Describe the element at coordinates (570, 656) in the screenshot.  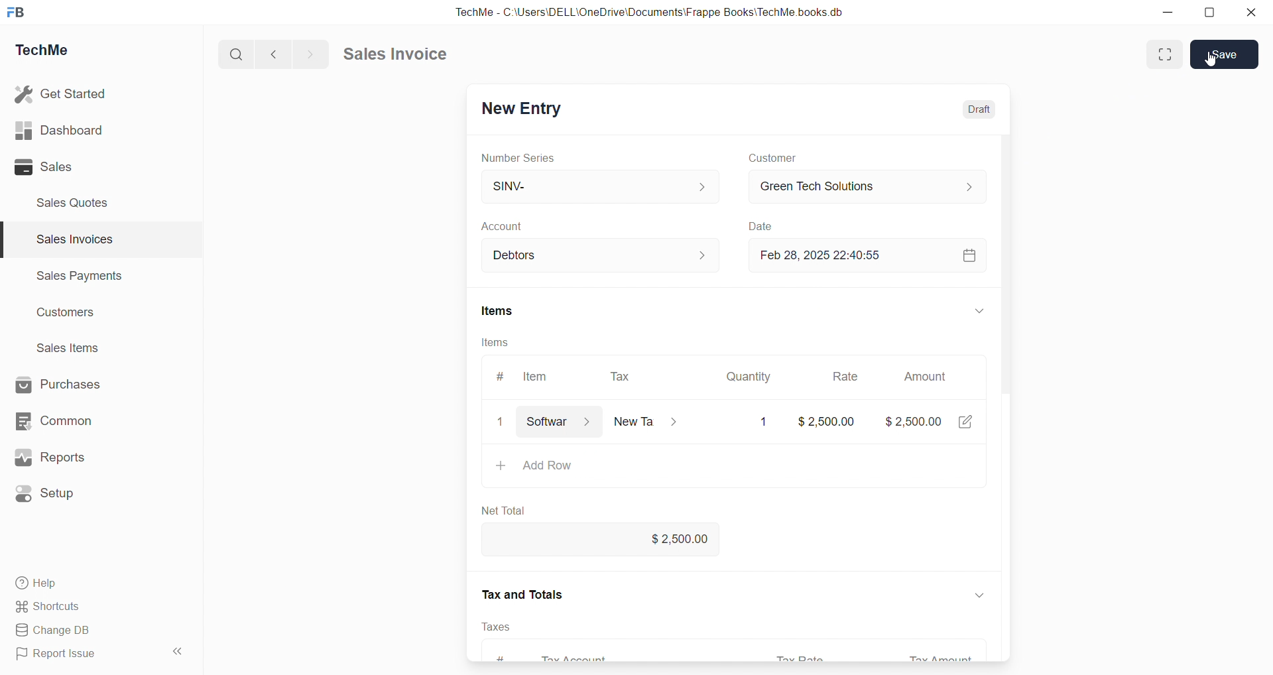
I see `Tax Account` at that location.